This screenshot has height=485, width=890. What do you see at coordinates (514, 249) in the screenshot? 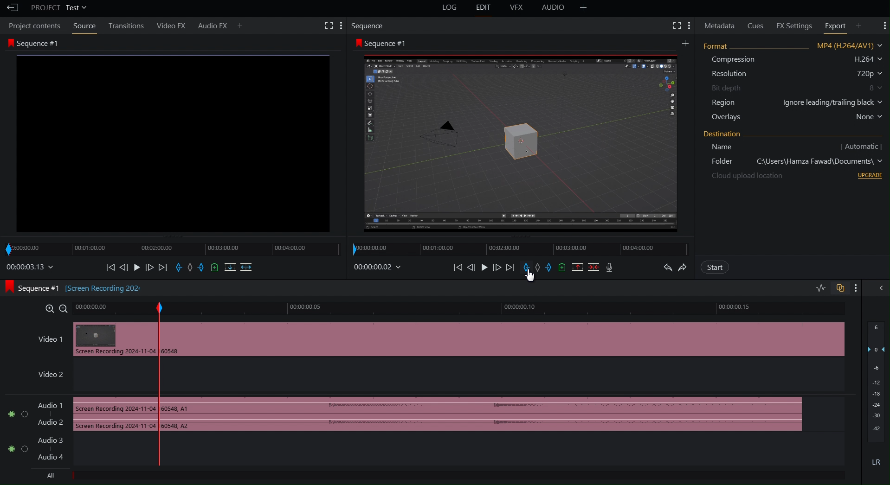
I see `Timeline` at bounding box center [514, 249].